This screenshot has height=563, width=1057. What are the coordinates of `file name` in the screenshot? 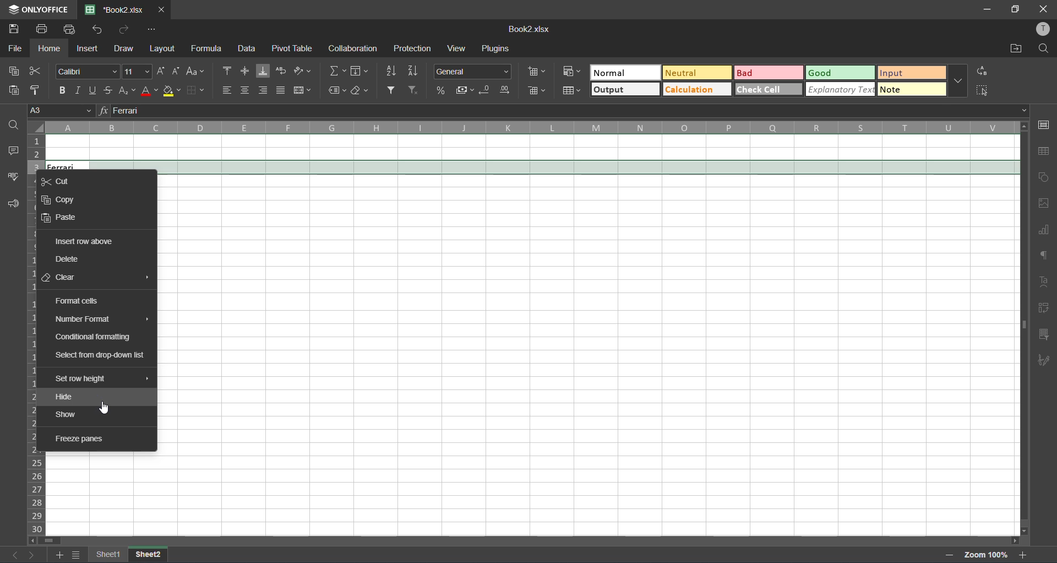 It's located at (531, 29).